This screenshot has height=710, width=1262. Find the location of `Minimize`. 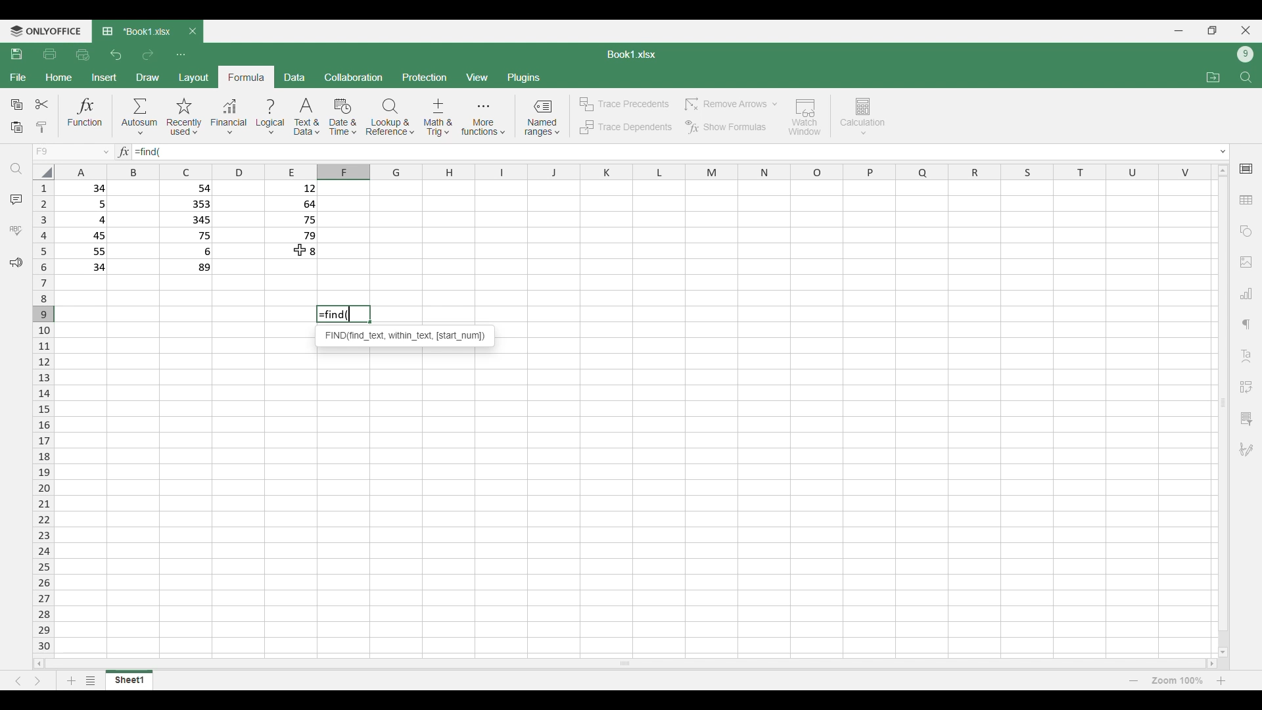

Minimize is located at coordinates (1179, 31).